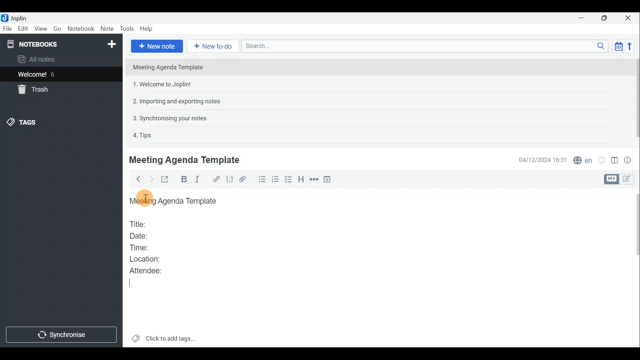  What do you see at coordinates (106, 27) in the screenshot?
I see `Note` at bounding box center [106, 27].